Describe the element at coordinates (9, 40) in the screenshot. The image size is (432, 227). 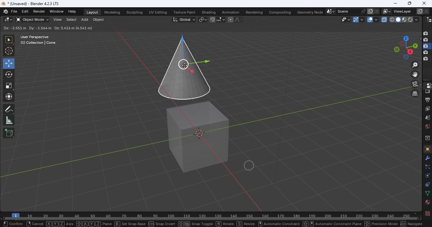
I see `Select box` at that location.